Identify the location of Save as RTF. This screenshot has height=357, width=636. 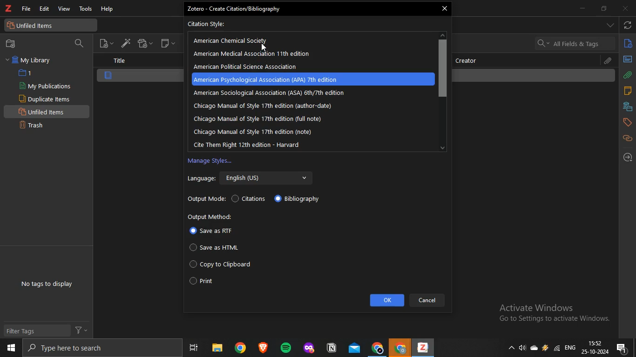
(212, 231).